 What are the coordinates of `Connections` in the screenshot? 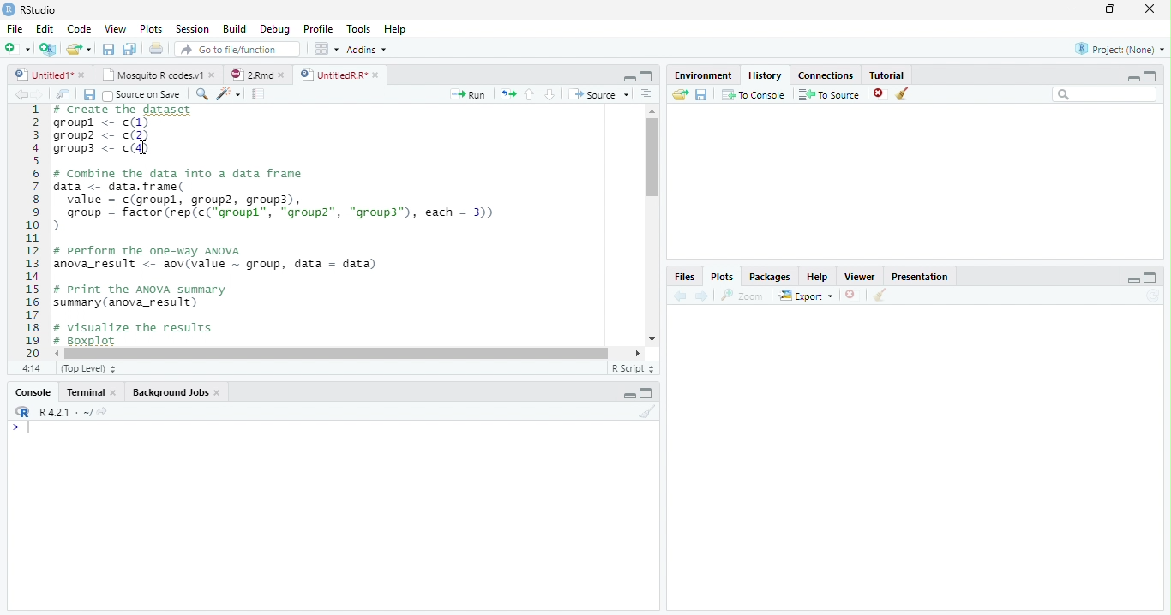 It's located at (827, 74).